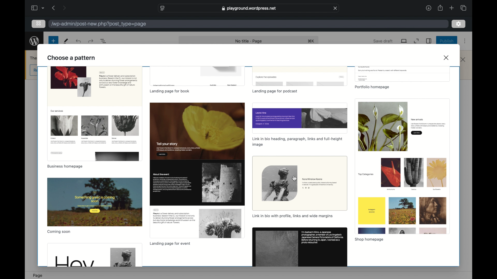 The height and width of the screenshot is (279, 497). What do you see at coordinates (335, 8) in the screenshot?
I see `close` at bounding box center [335, 8].